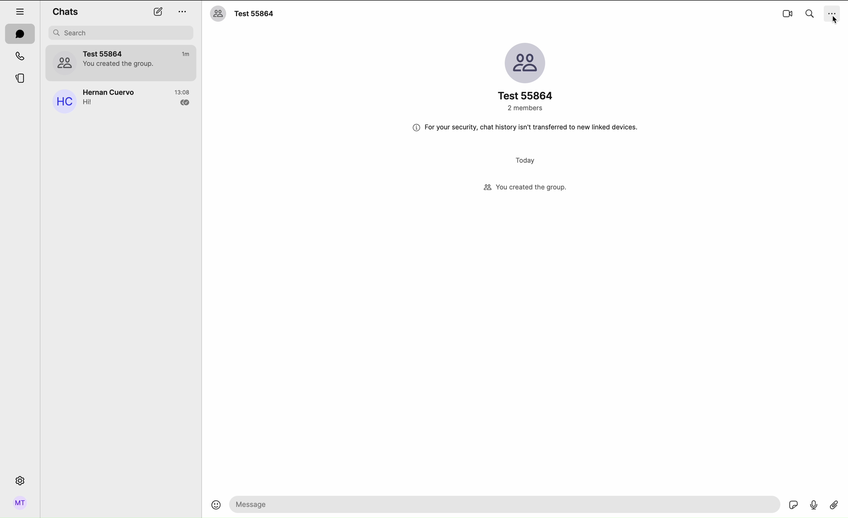 This screenshot has width=848, height=518. Describe the element at coordinates (505, 505) in the screenshot. I see `space to write` at that location.